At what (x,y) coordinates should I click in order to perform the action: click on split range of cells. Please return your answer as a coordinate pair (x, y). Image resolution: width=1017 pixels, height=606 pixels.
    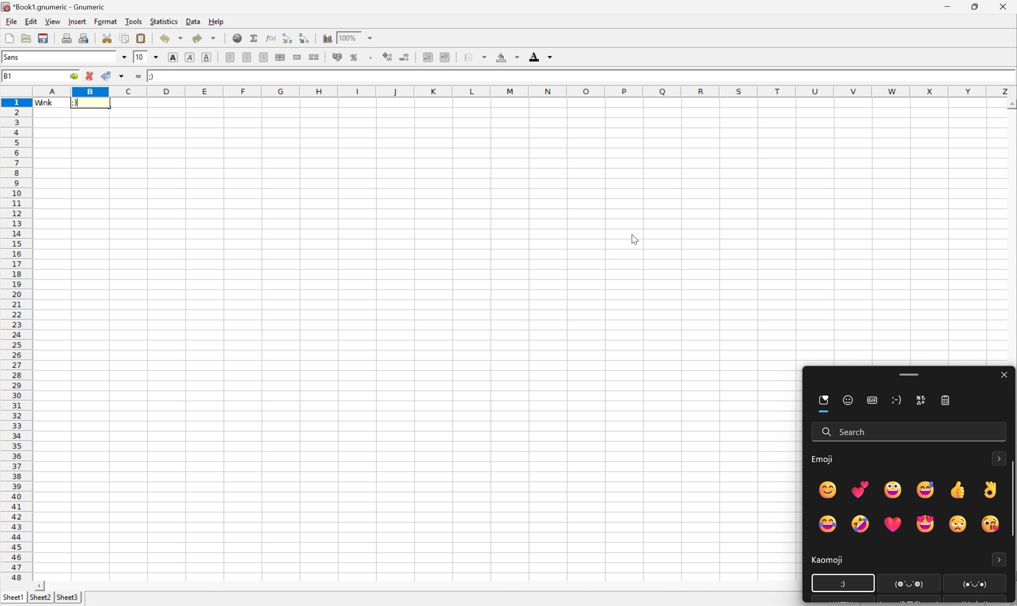
    Looking at the image, I should click on (298, 57).